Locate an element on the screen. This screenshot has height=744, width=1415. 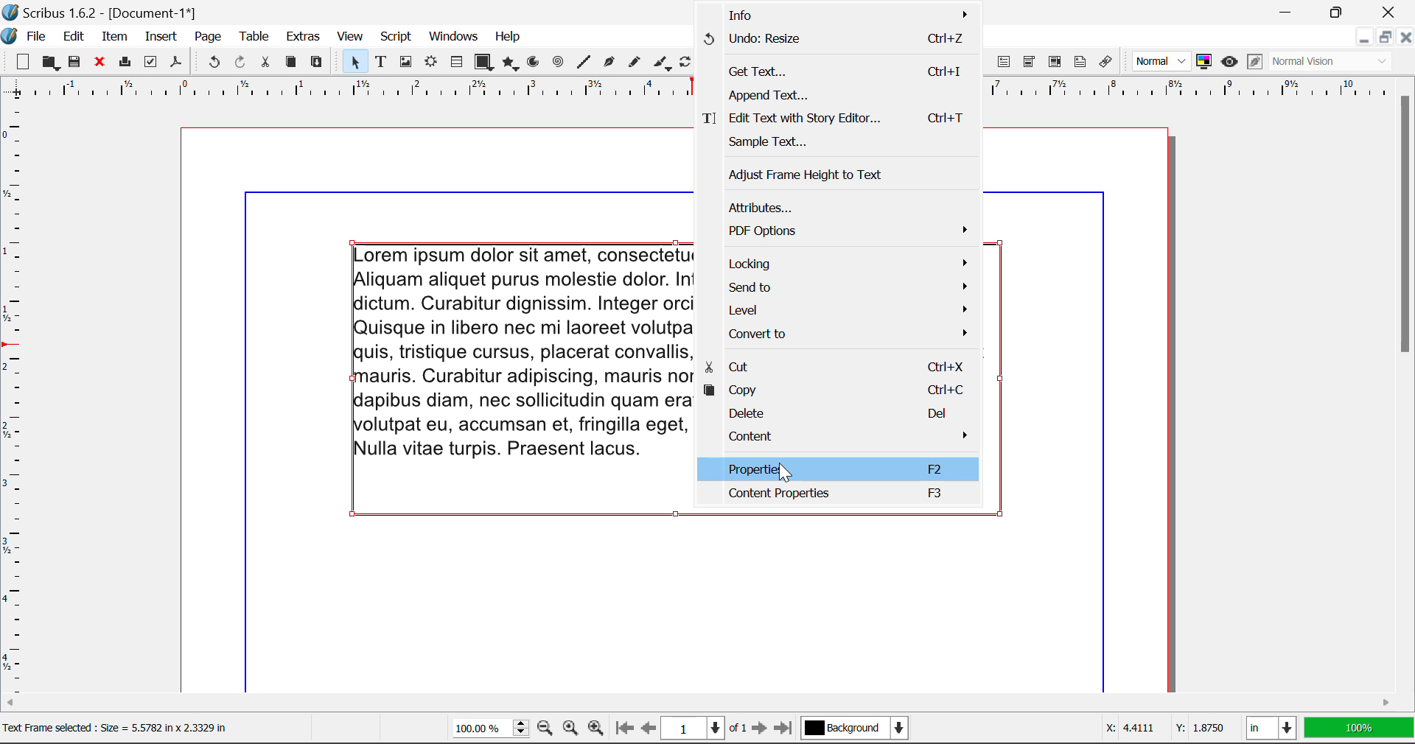
Undo is located at coordinates (214, 64).